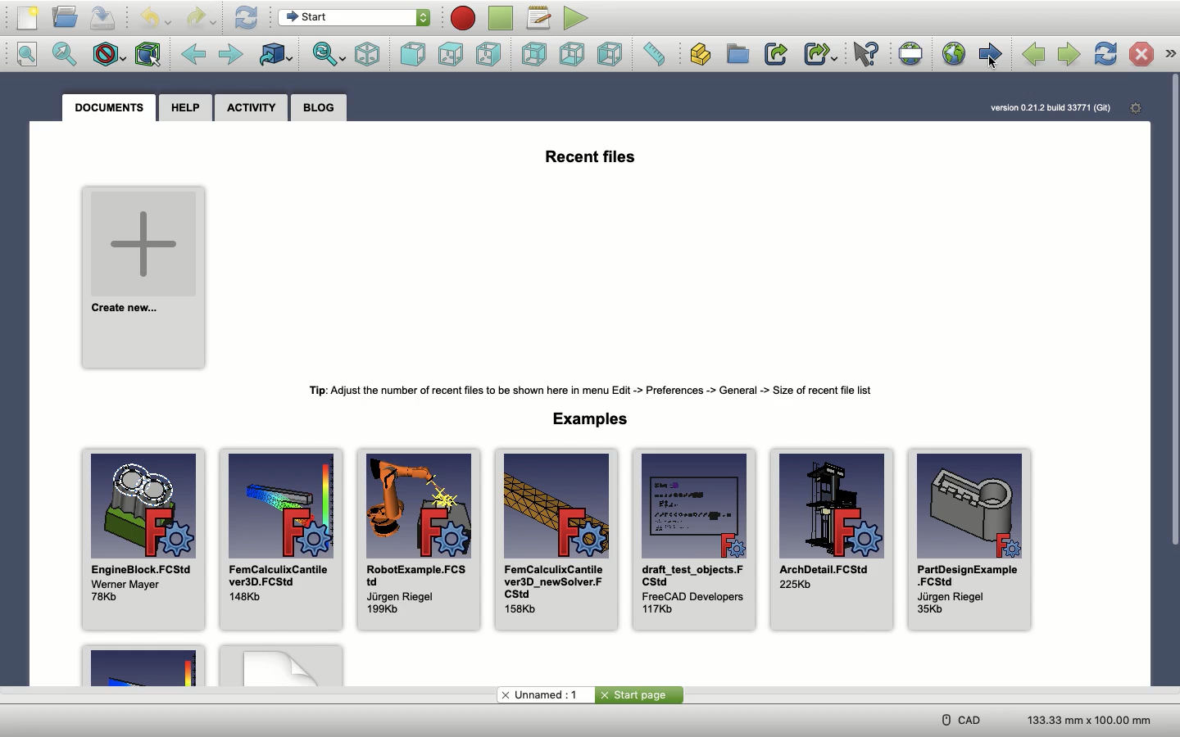  I want to click on Create group, so click(741, 54).